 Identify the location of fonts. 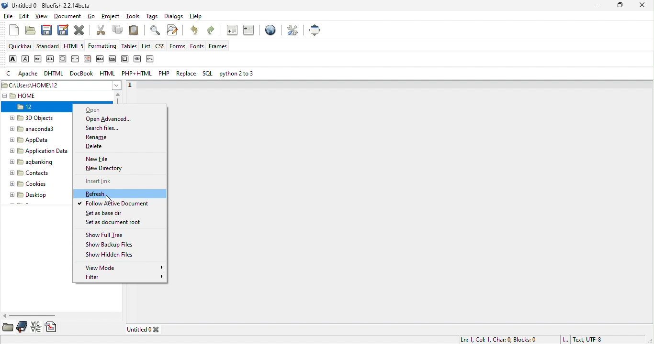
(199, 47).